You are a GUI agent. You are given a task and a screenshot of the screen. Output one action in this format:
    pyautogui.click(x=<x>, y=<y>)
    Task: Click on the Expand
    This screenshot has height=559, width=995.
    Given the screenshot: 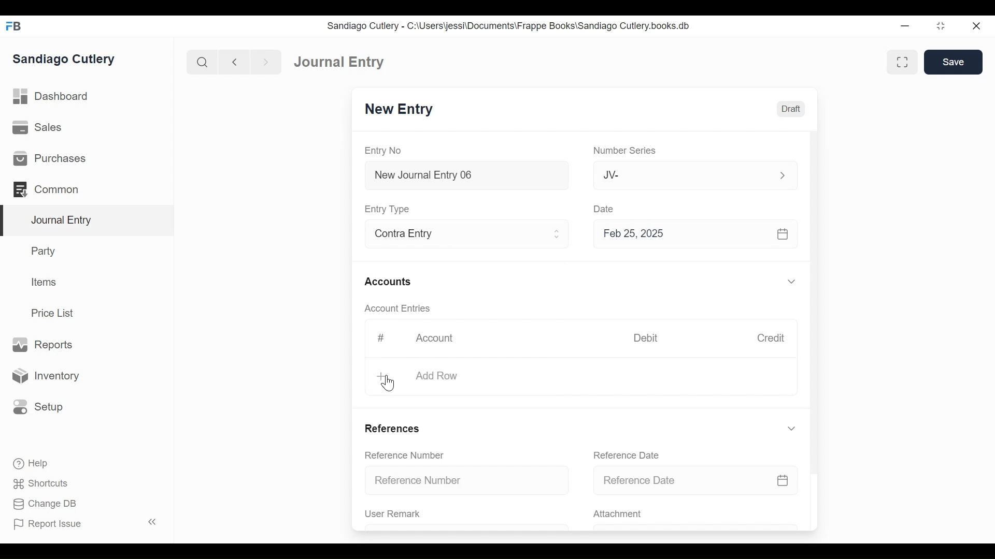 What is the action you would take?
    pyautogui.click(x=791, y=429)
    